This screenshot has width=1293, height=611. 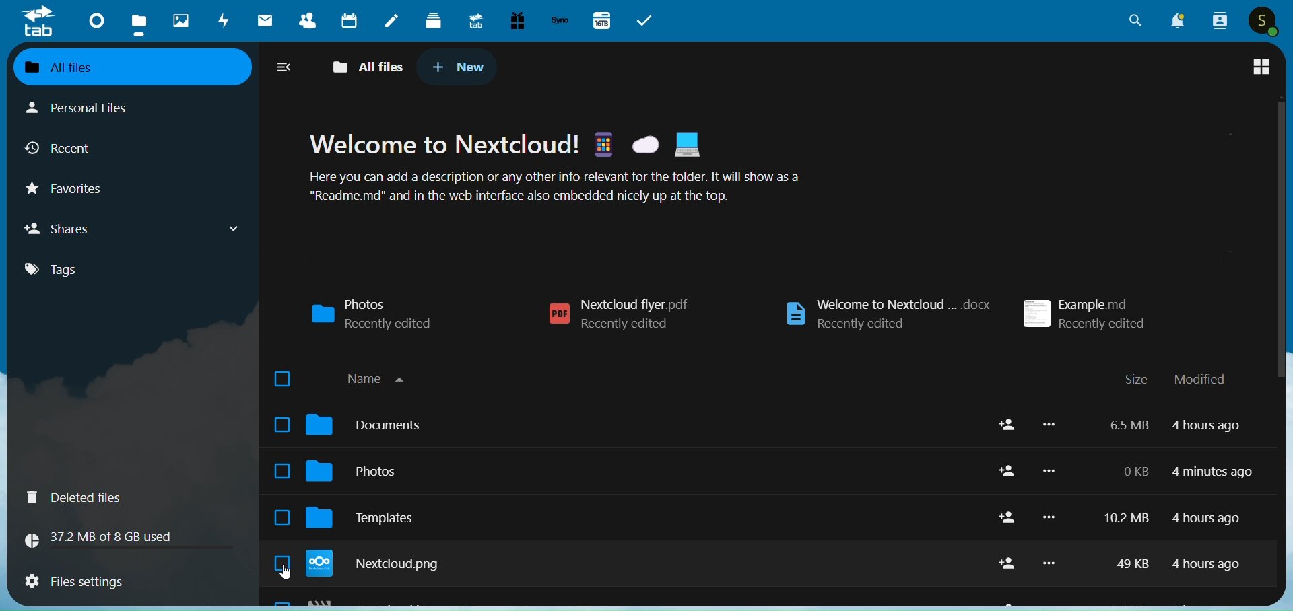 I want to click on upgrade, so click(x=472, y=22).